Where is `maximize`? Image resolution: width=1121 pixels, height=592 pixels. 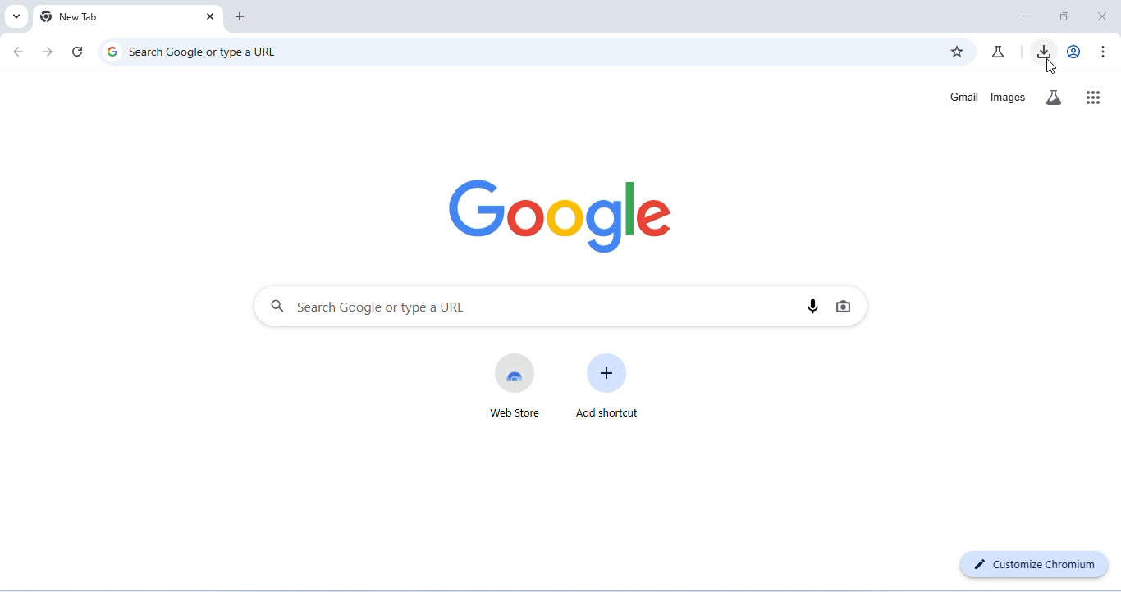
maximize is located at coordinates (1064, 17).